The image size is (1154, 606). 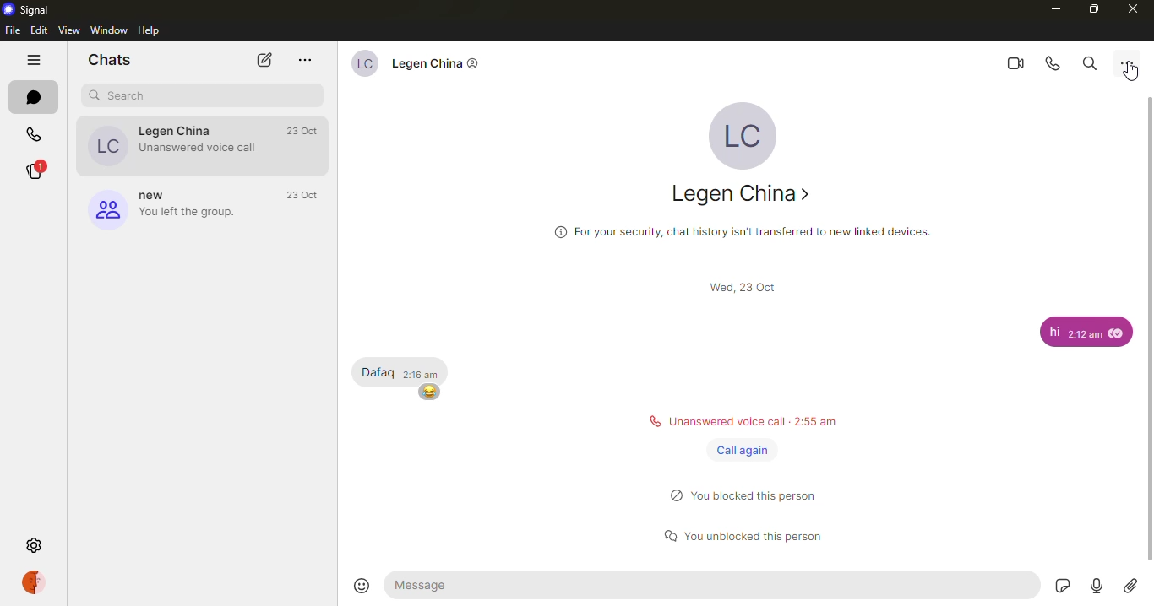 I want to click on voice call, so click(x=1053, y=63).